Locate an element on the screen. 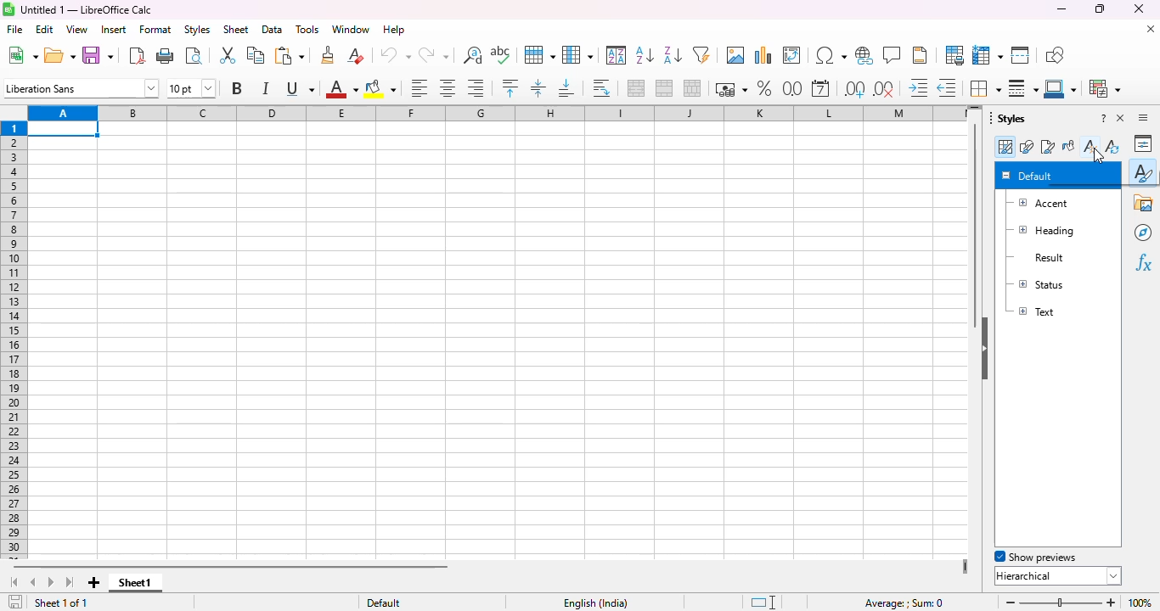  define print area is located at coordinates (954, 55).